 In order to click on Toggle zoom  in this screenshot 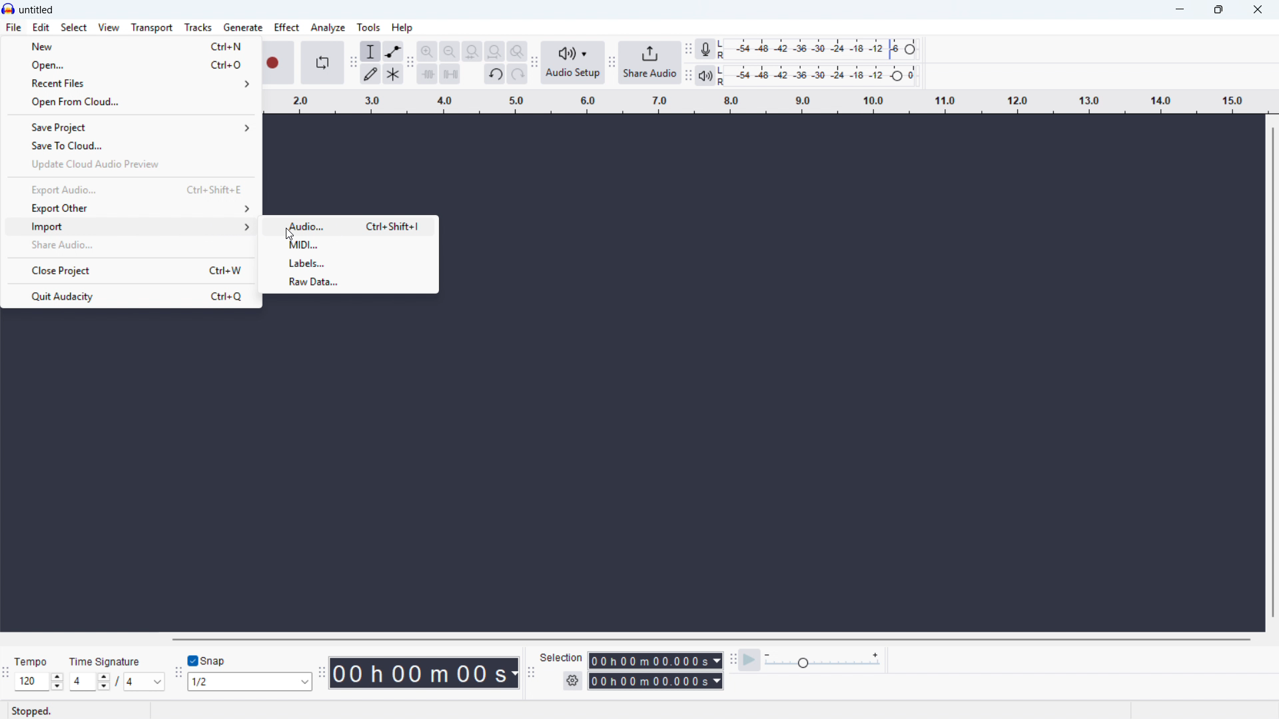, I will do `click(516, 51)`.